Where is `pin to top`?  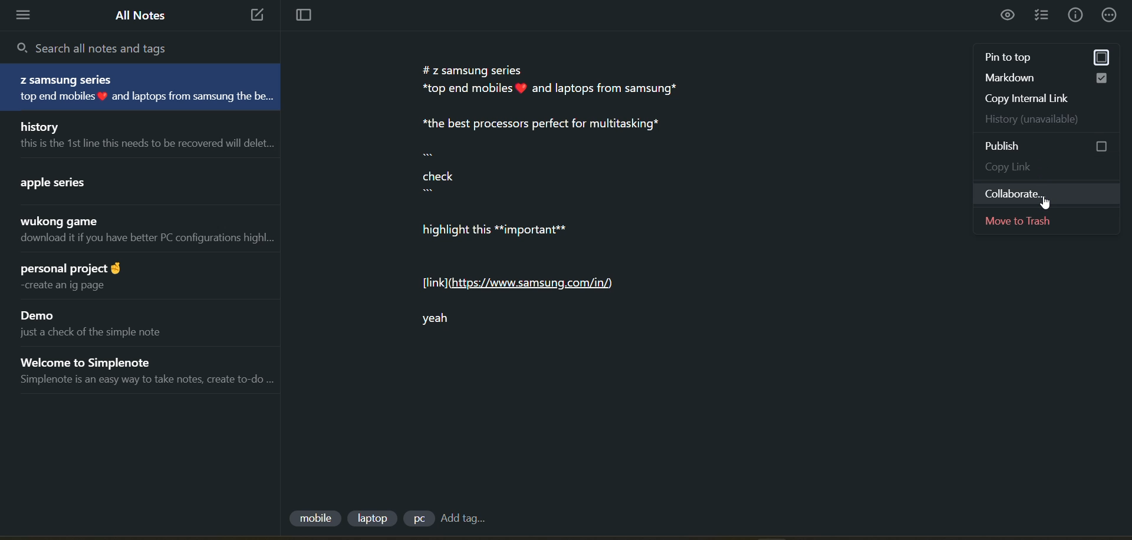
pin to top is located at coordinates (1051, 60).